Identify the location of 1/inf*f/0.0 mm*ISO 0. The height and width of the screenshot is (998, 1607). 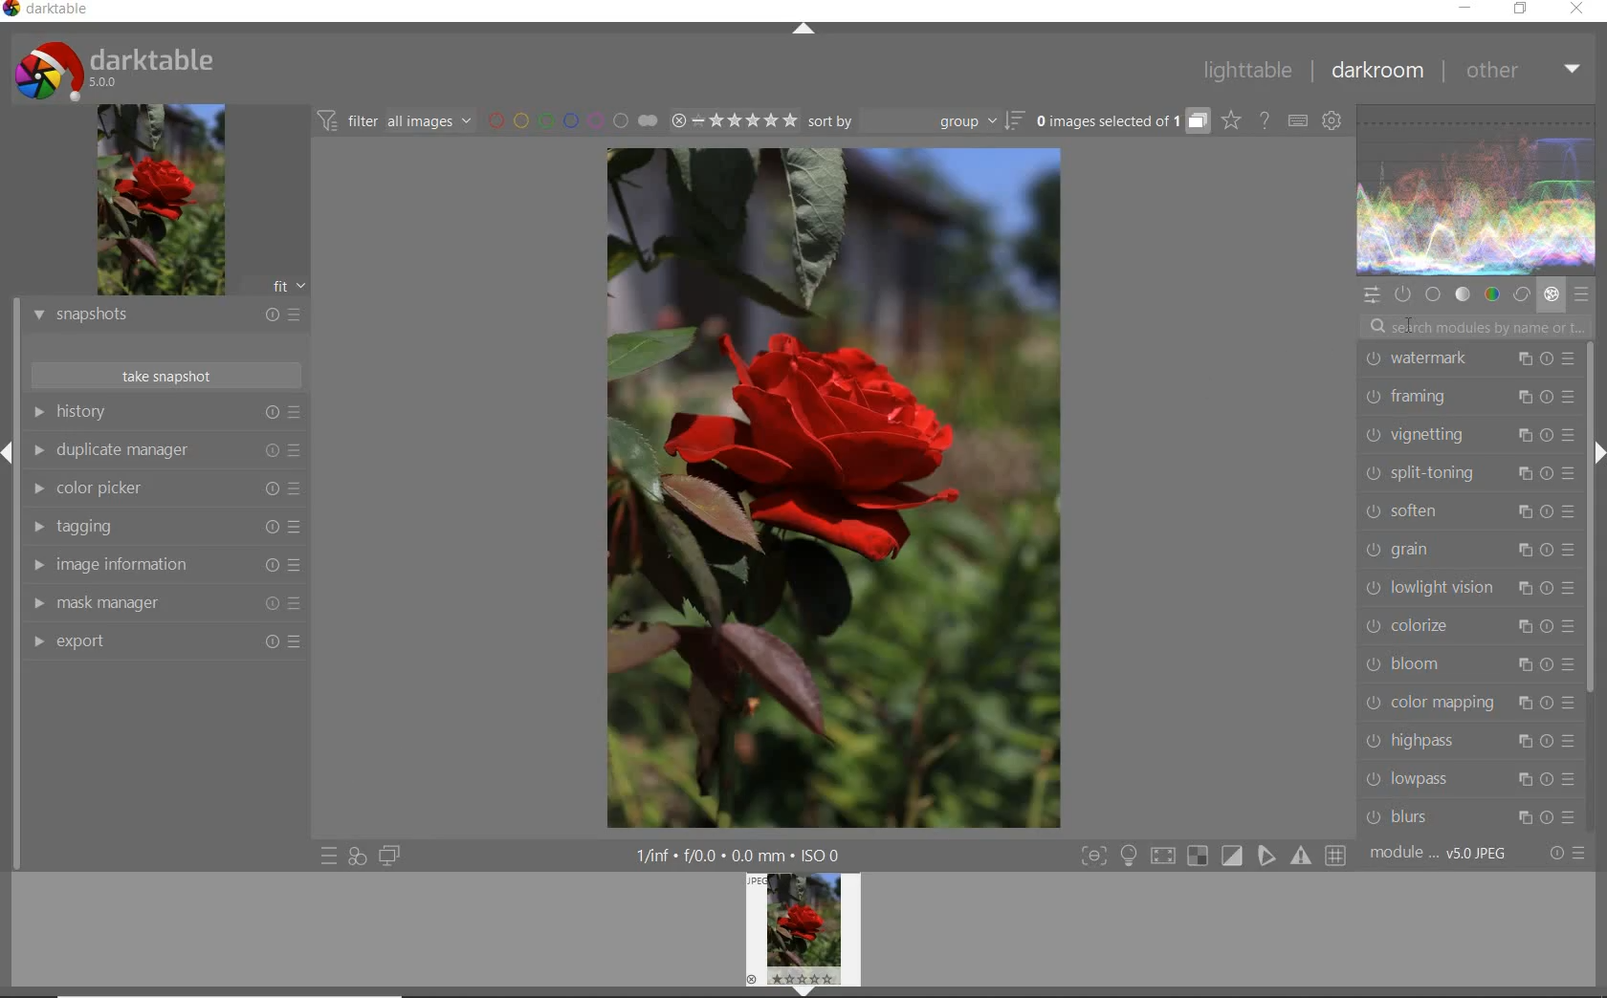
(745, 855).